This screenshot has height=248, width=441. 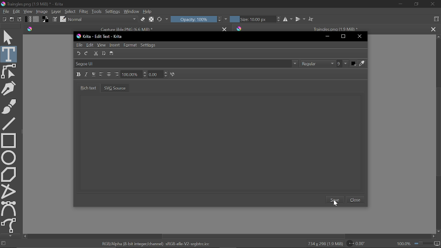 I want to click on choose brush preset, so click(x=63, y=19).